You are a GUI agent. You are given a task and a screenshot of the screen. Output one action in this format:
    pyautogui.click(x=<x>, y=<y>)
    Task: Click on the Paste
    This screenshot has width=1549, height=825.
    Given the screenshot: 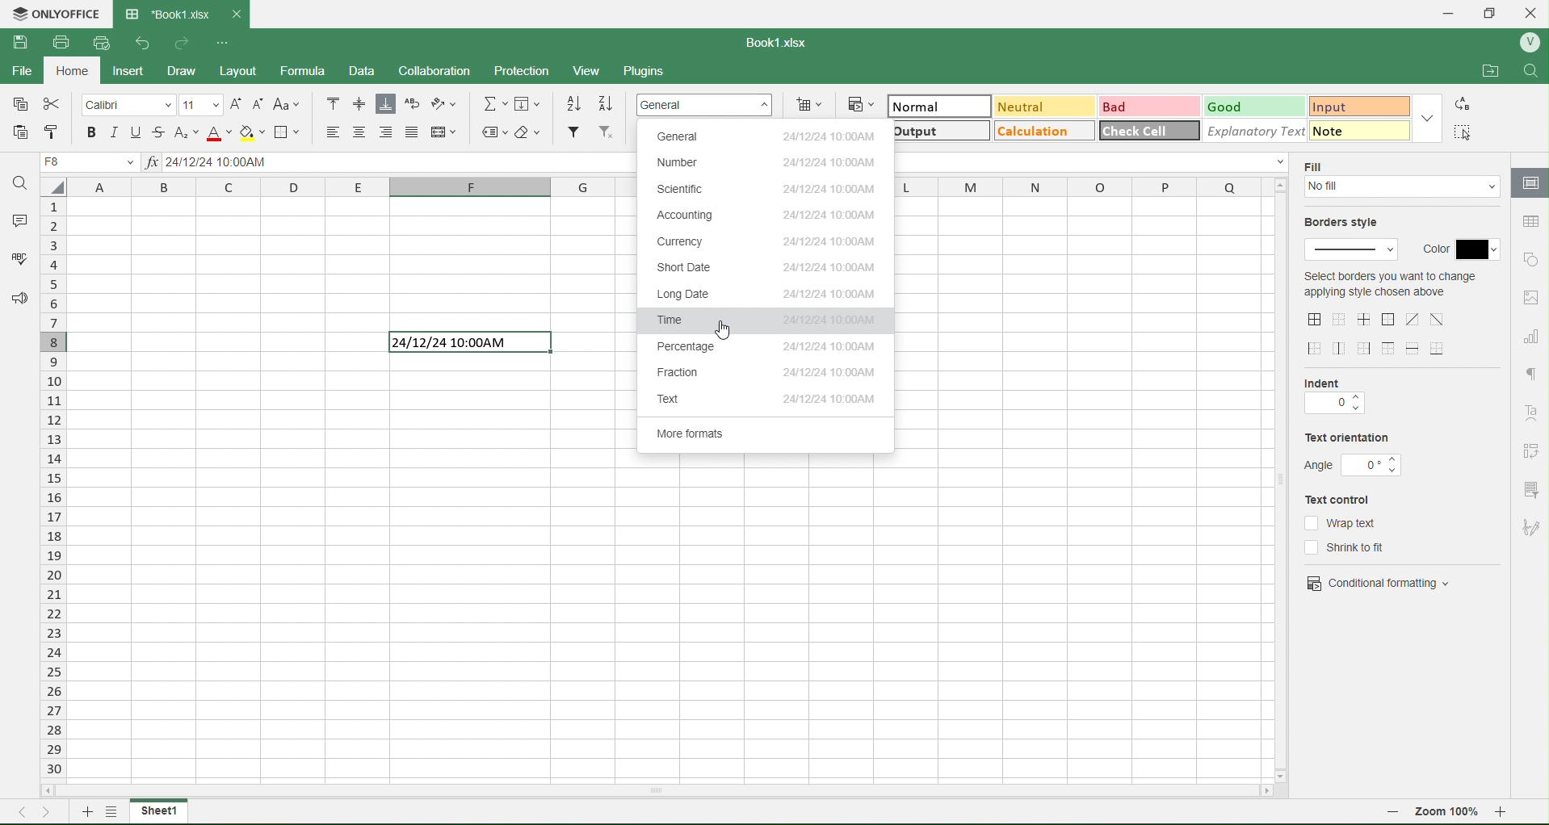 What is the action you would take?
    pyautogui.click(x=20, y=132)
    